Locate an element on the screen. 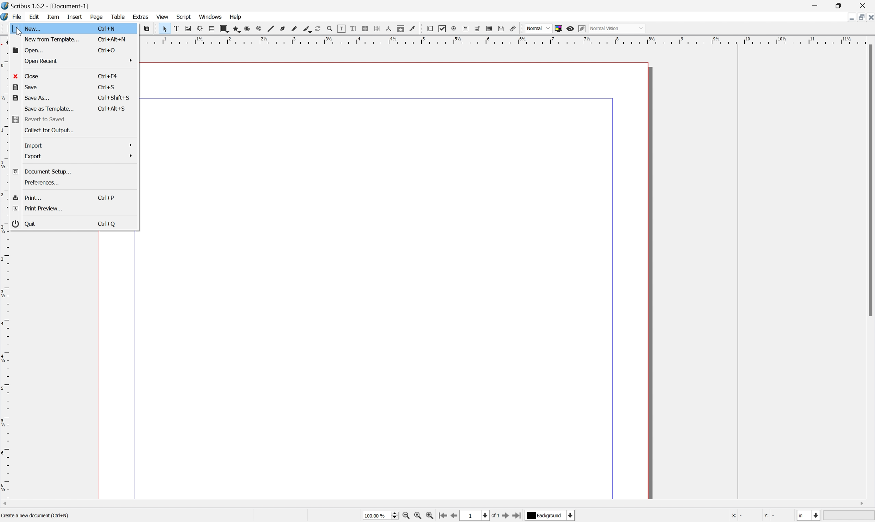  Ruler is located at coordinates (506, 40).